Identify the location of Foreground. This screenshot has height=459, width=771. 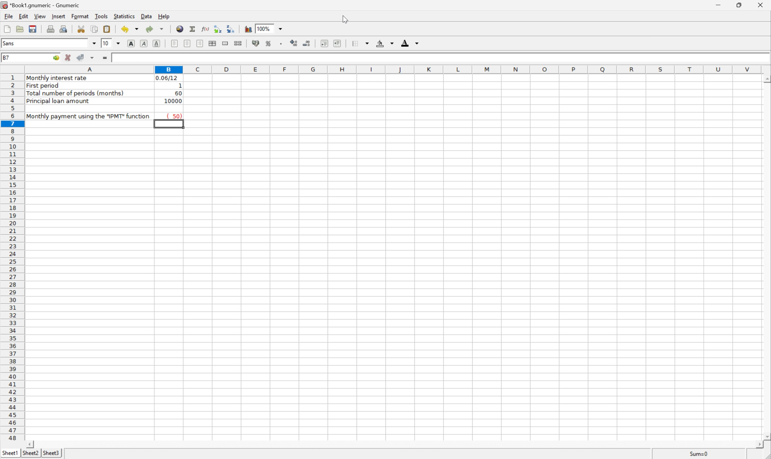
(409, 43).